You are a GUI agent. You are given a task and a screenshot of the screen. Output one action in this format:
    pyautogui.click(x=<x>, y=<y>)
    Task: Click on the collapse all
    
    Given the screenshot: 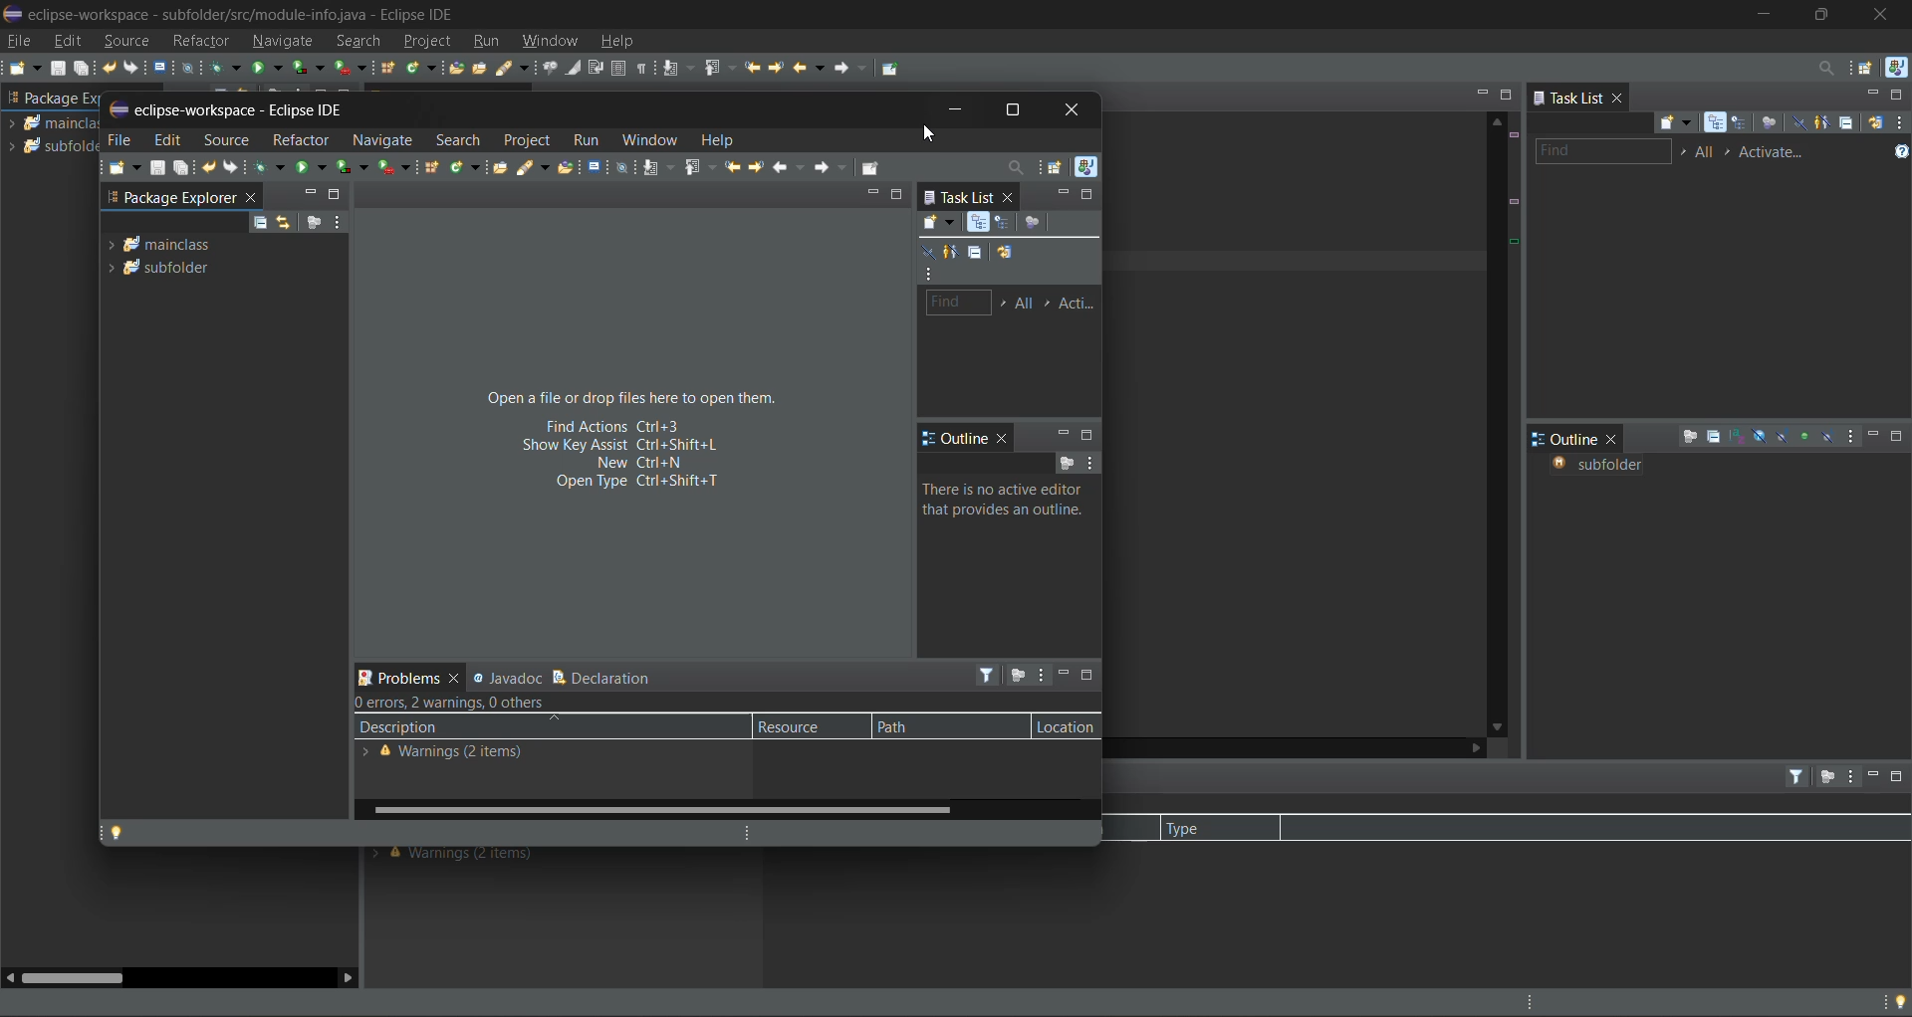 What is the action you would take?
    pyautogui.click(x=259, y=224)
    